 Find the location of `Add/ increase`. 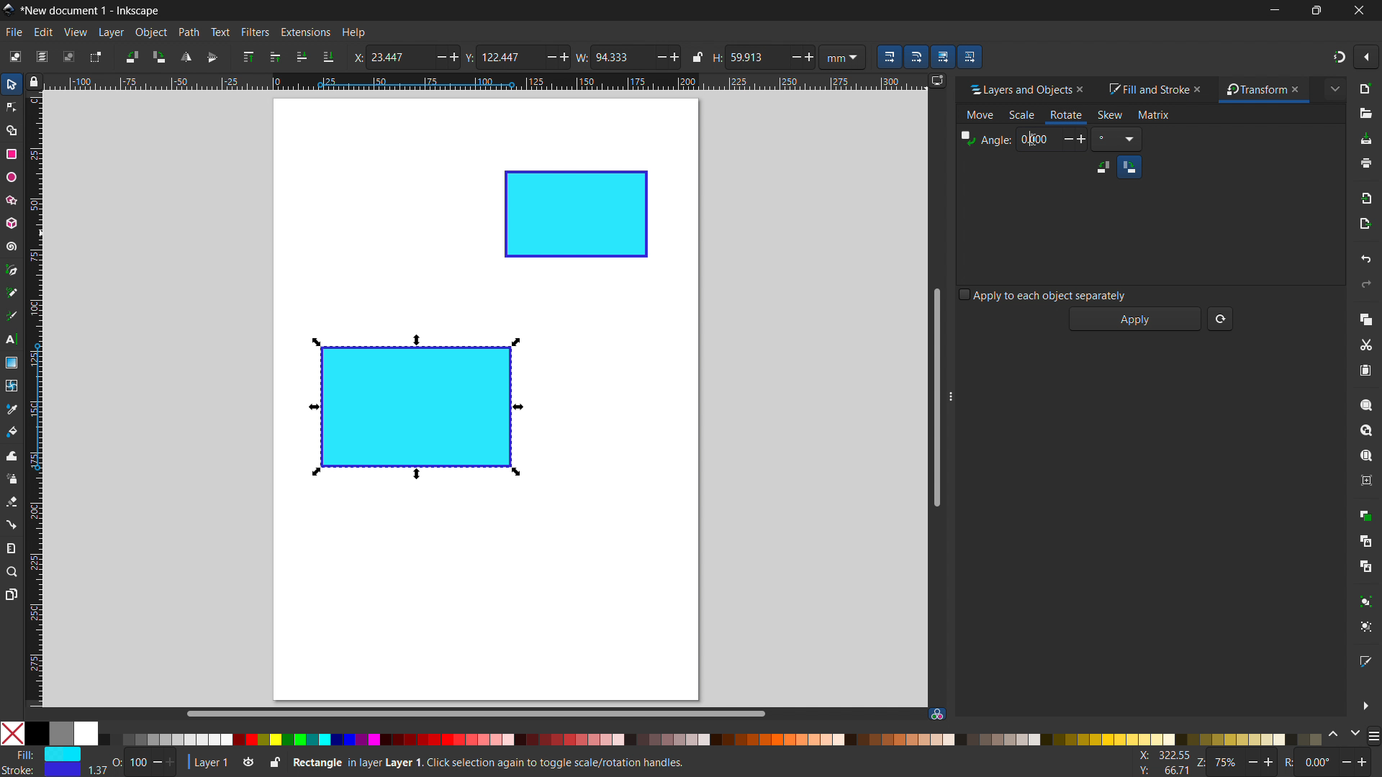

Add/ increase is located at coordinates (566, 57).